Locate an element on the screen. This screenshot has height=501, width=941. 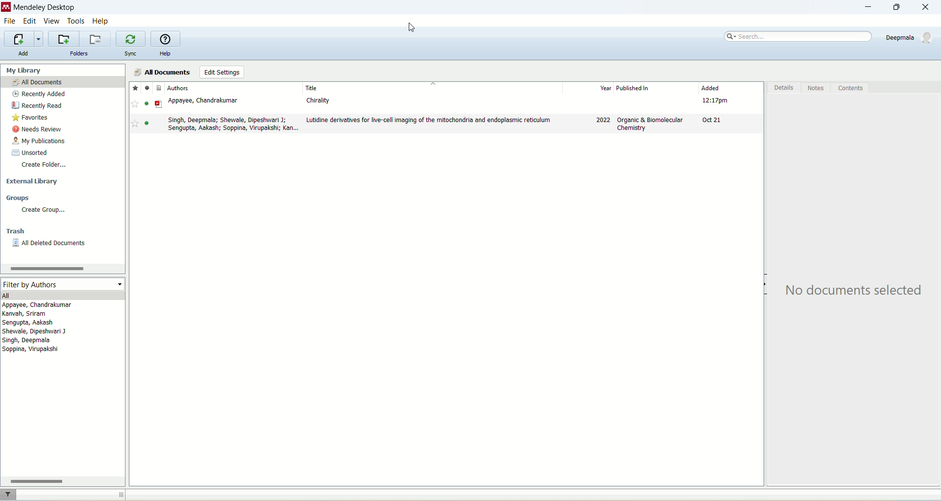
notes is located at coordinates (815, 88).